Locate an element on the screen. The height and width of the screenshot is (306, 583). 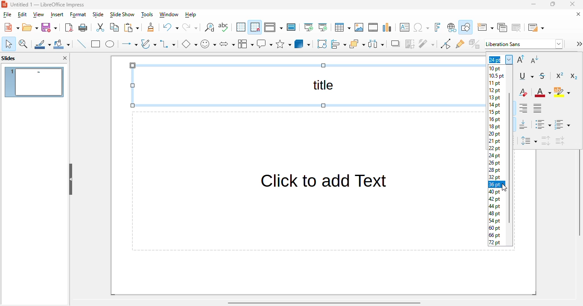
increase font size is located at coordinates (520, 59).